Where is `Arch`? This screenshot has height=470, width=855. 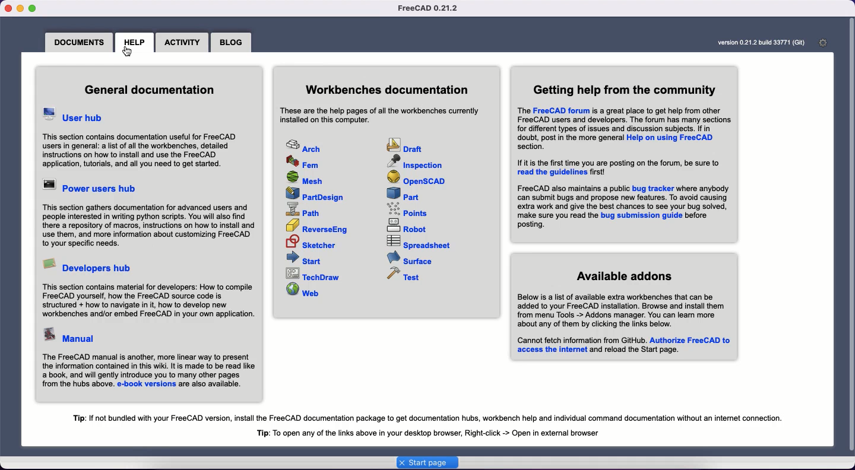 Arch is located at coordinates (304, 145).